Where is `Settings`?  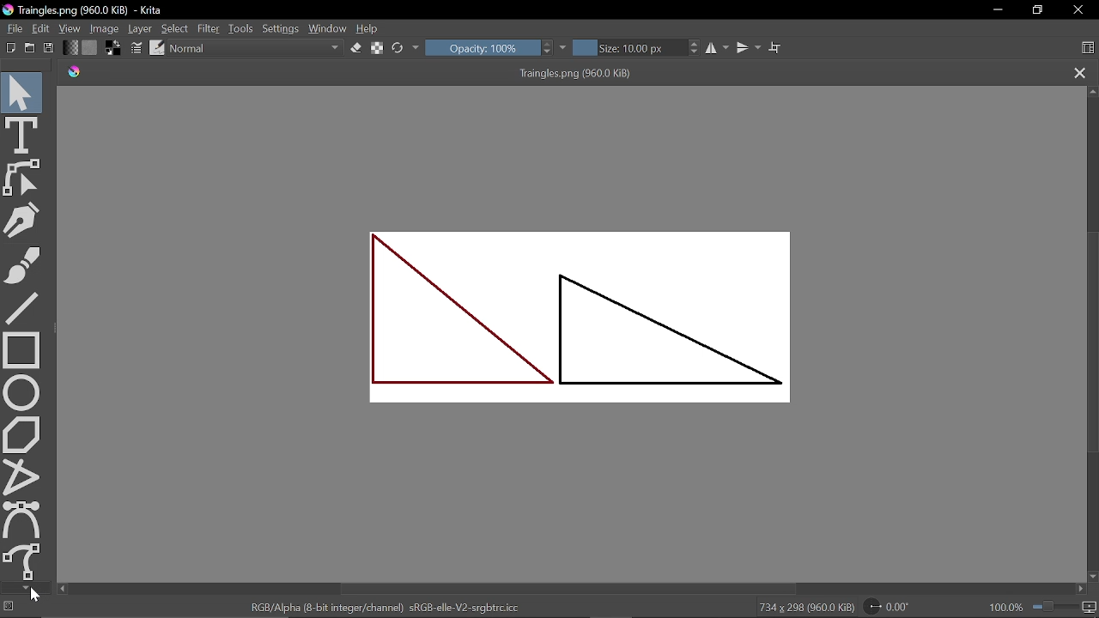
Settings is located at coordinates (281, 29).